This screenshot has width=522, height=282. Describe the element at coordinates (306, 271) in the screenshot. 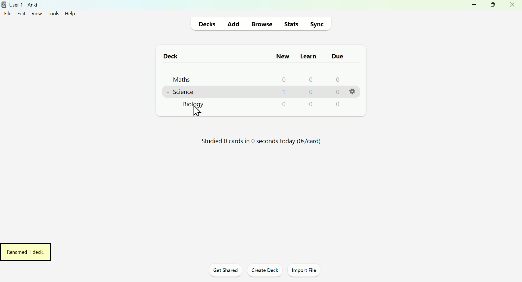

I see `Import File` at that location.